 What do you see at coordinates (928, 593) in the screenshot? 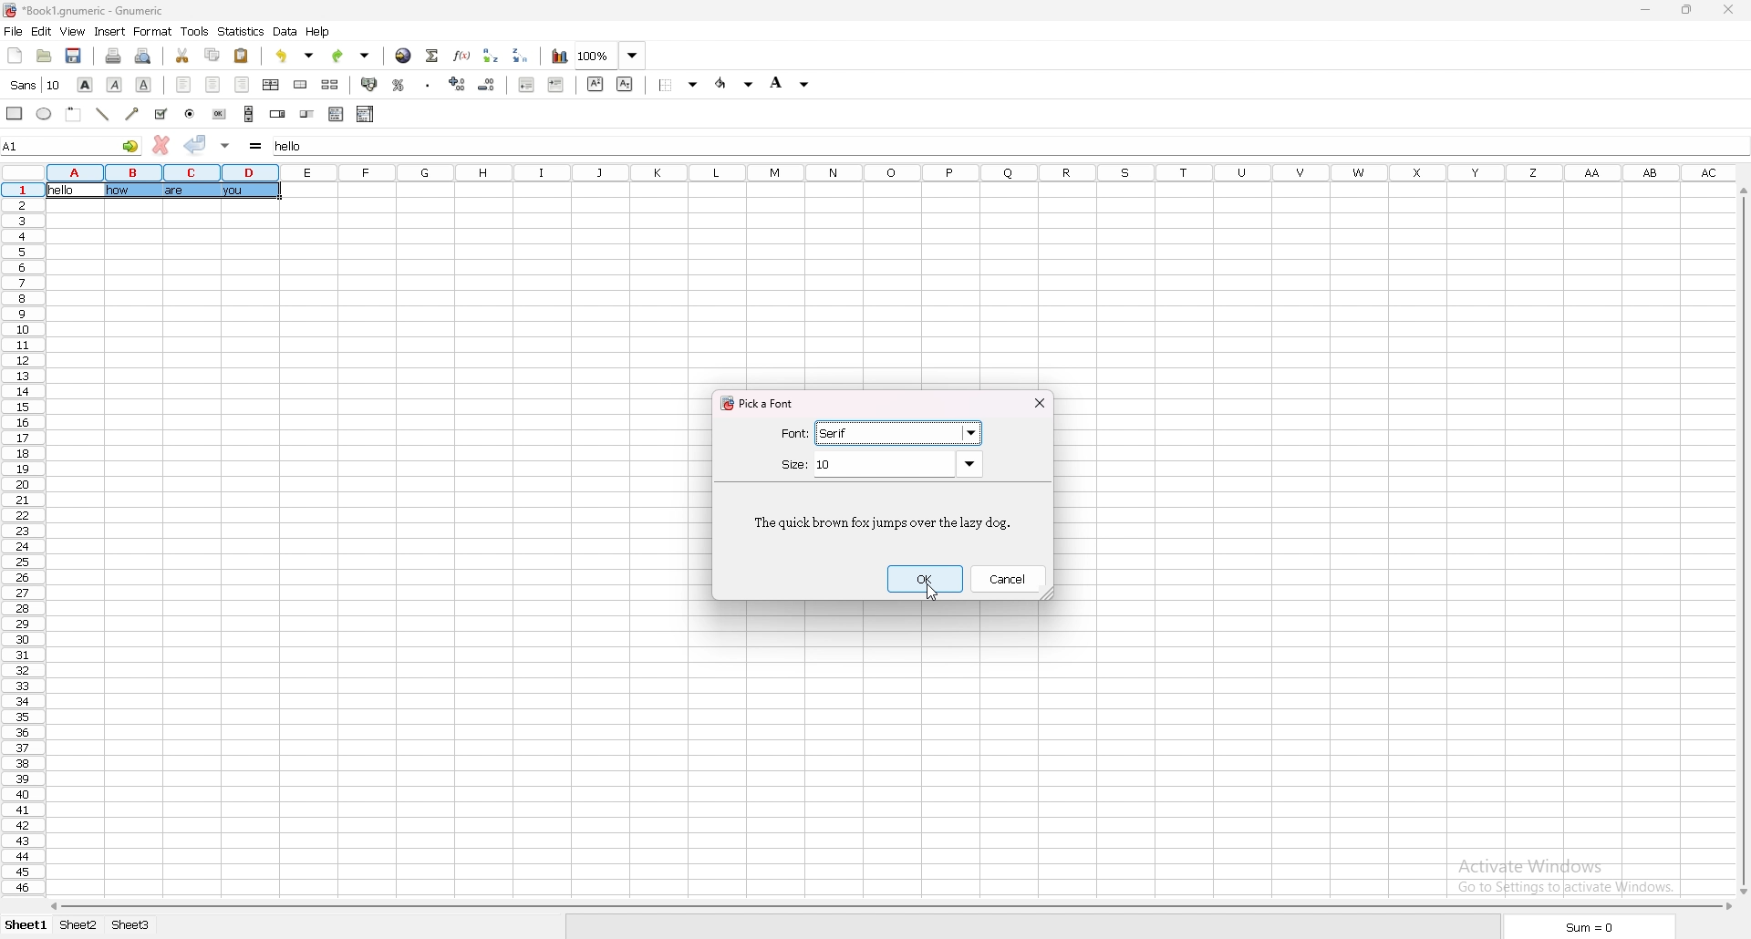
I see `cursor` at bounding box center [928, 593].